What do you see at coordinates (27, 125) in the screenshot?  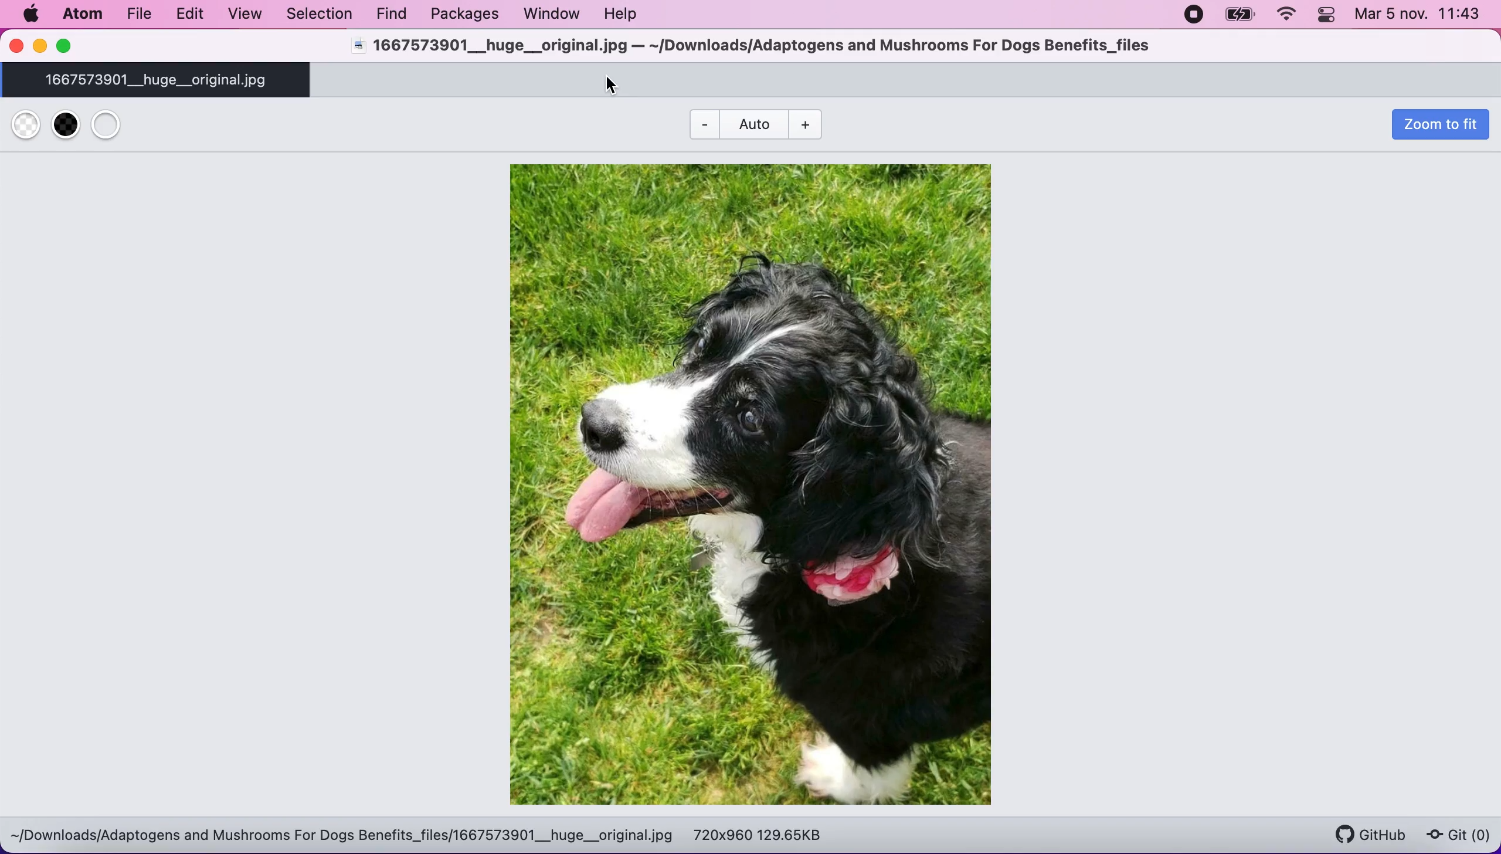 I see `use white transparent backgrouns` at bounding box center [27, 125].